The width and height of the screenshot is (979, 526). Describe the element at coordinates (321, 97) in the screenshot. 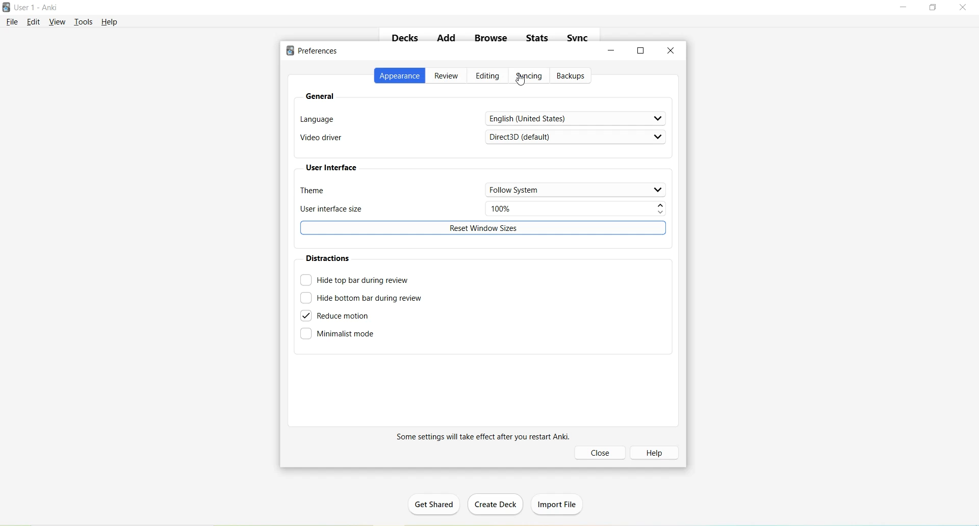

I see `General` at that location.